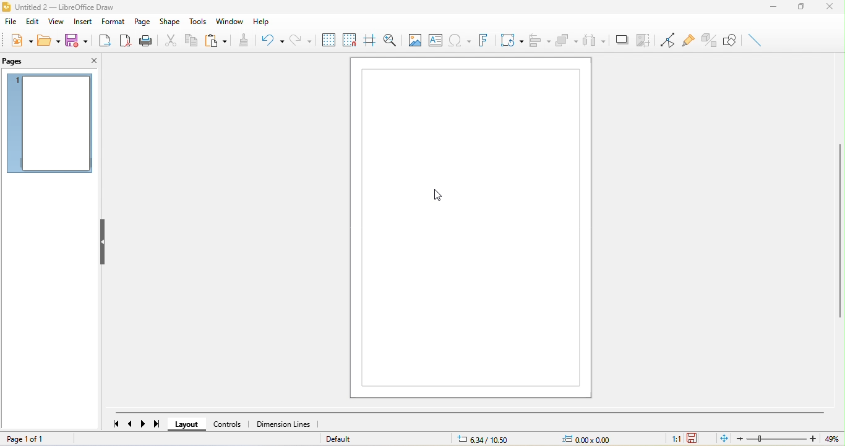 This screenshot has width=845, height=446. Describe the element at coordinates (665, 39) in the screenshot. I see `toggle point edit mode` at that location.